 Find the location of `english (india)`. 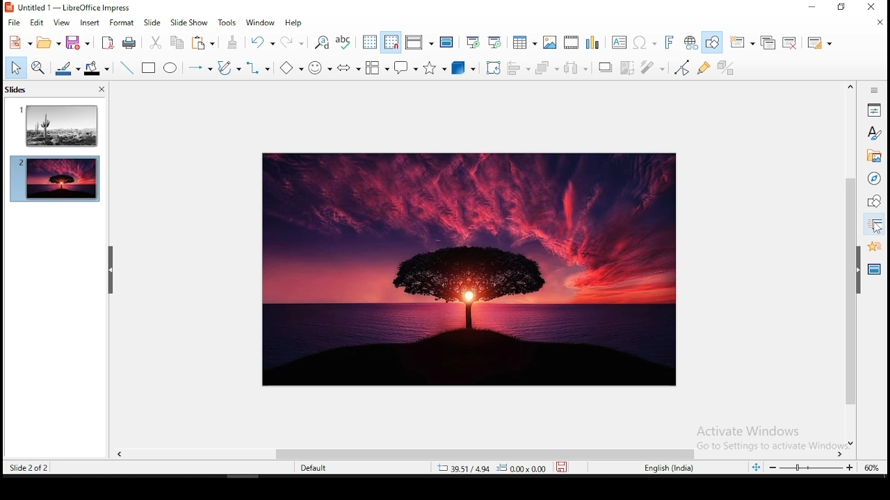

english (india) is located at coordinates (668, 468).